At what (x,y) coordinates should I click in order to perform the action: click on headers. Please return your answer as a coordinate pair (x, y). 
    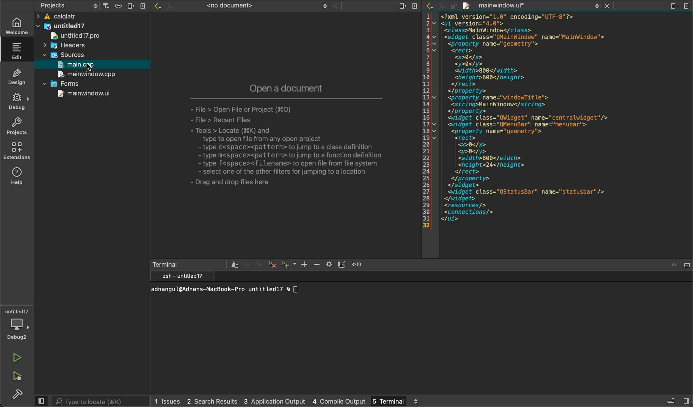
    Looking at the image, I should click on (65, 46).